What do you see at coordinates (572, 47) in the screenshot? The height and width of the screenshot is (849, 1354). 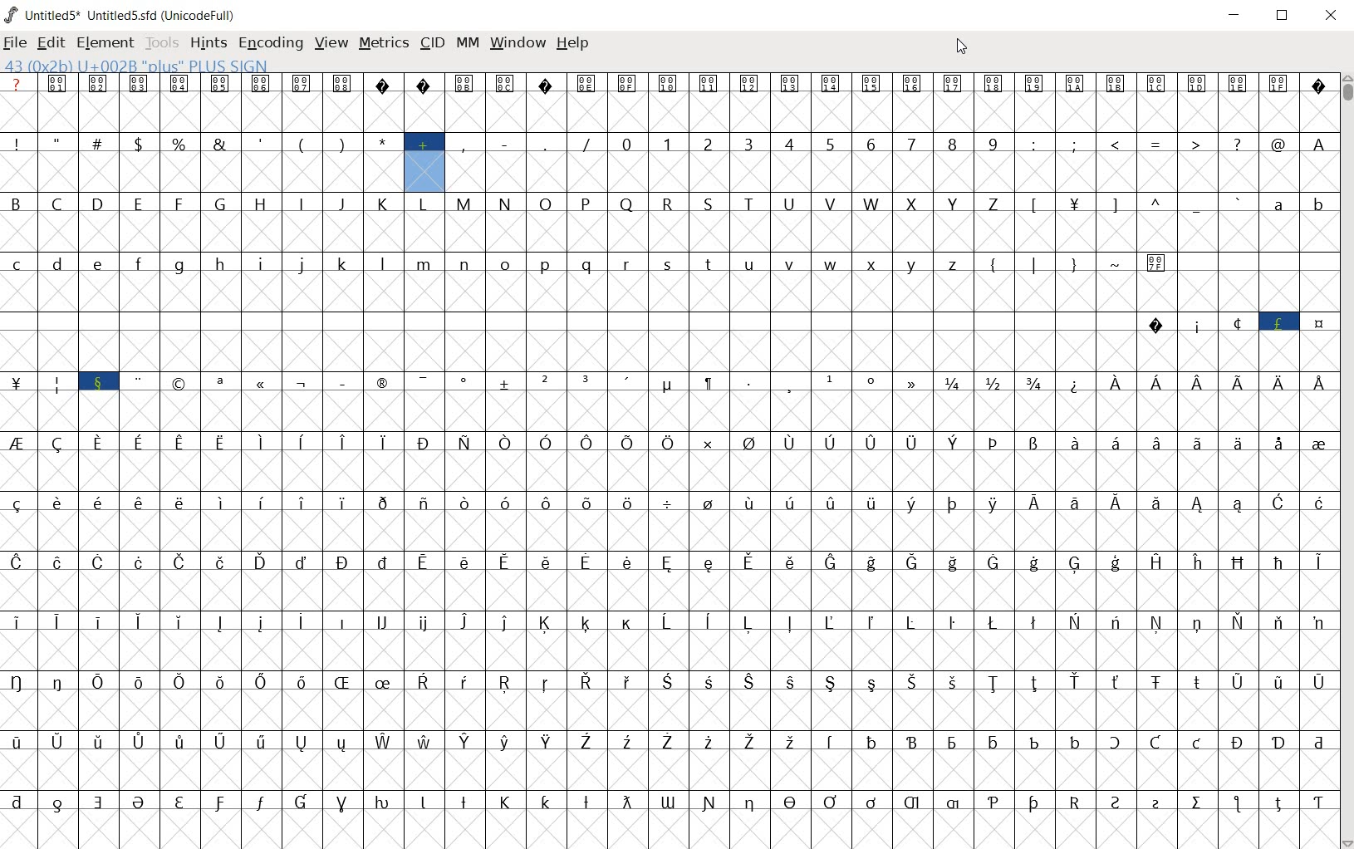 I see `help` at bounding box center [572, 47].